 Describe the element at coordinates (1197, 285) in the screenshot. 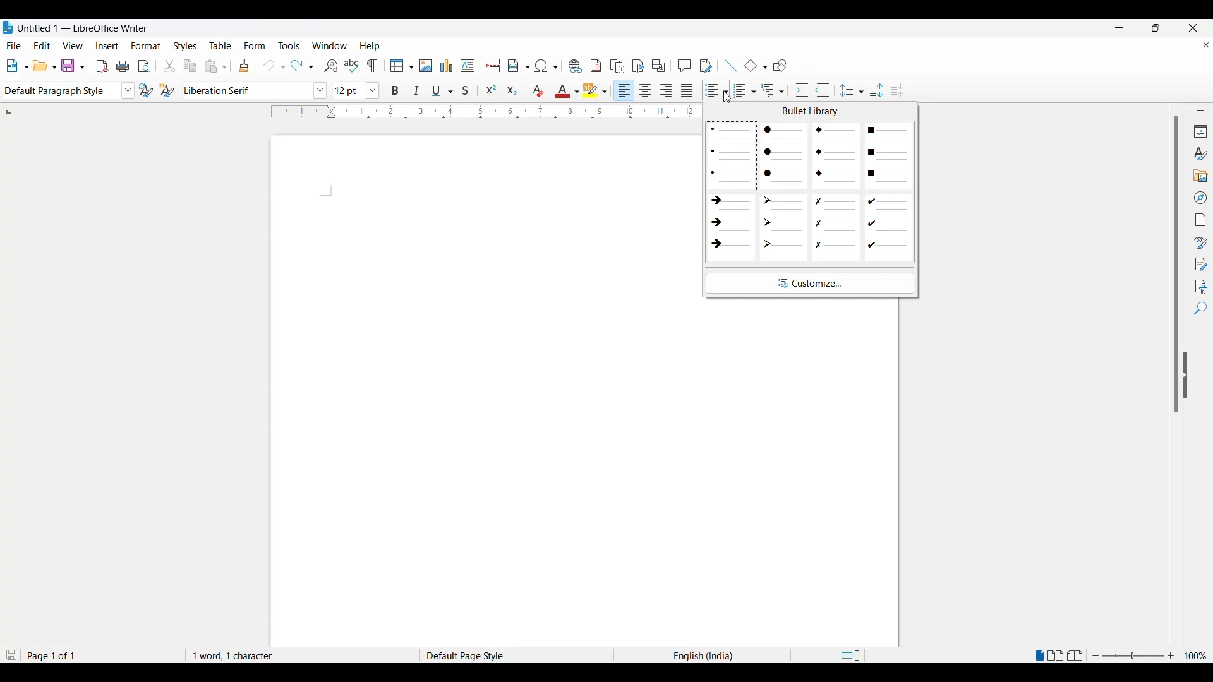

I see `Accessibility check` at that location.